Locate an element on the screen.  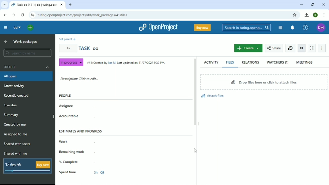
Spent time is located at coordinates (83, 172).